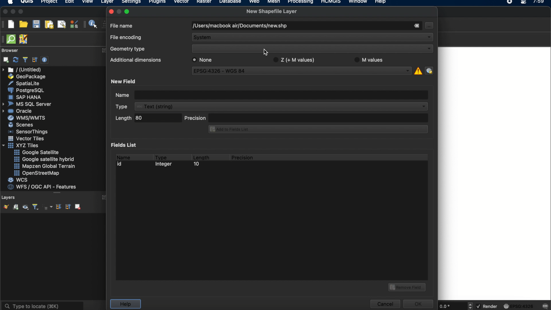 The height and width of the screenshot is (310, 551). I want to click on project toolbar, so click(3, 24).